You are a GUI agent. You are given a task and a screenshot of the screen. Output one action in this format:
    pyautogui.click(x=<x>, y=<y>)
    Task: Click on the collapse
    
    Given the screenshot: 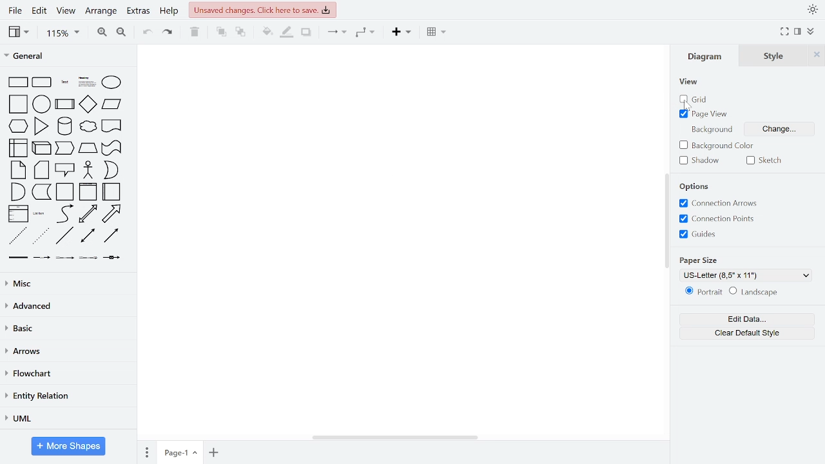 What is the action you would take?
    pyautogui.click(x=811, y=32)
    